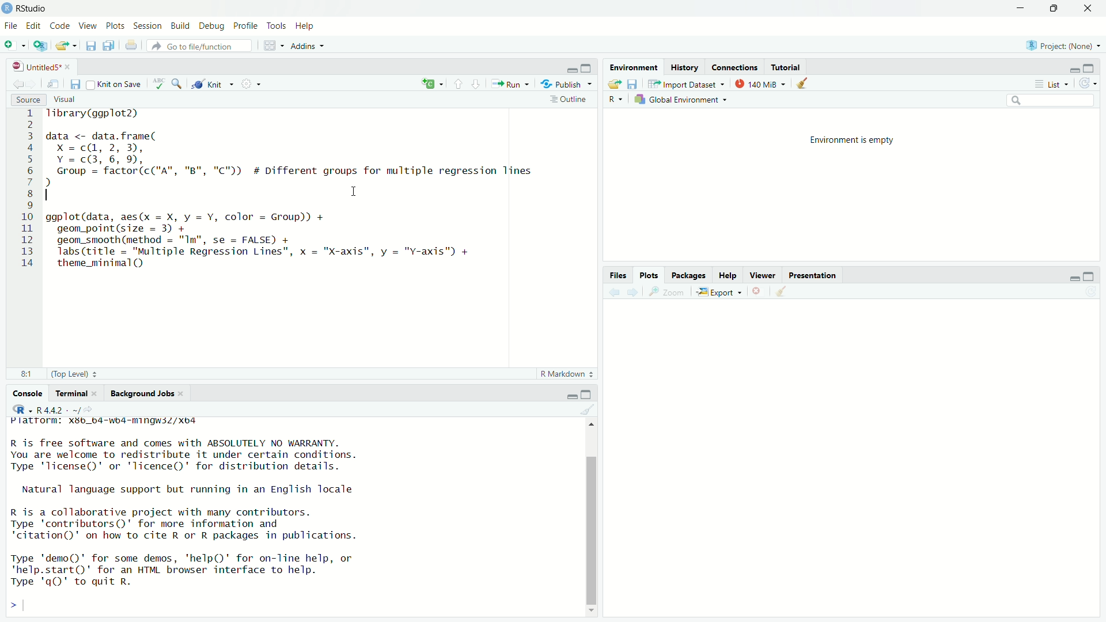  I want to click on refresh, so click(1094, 293).